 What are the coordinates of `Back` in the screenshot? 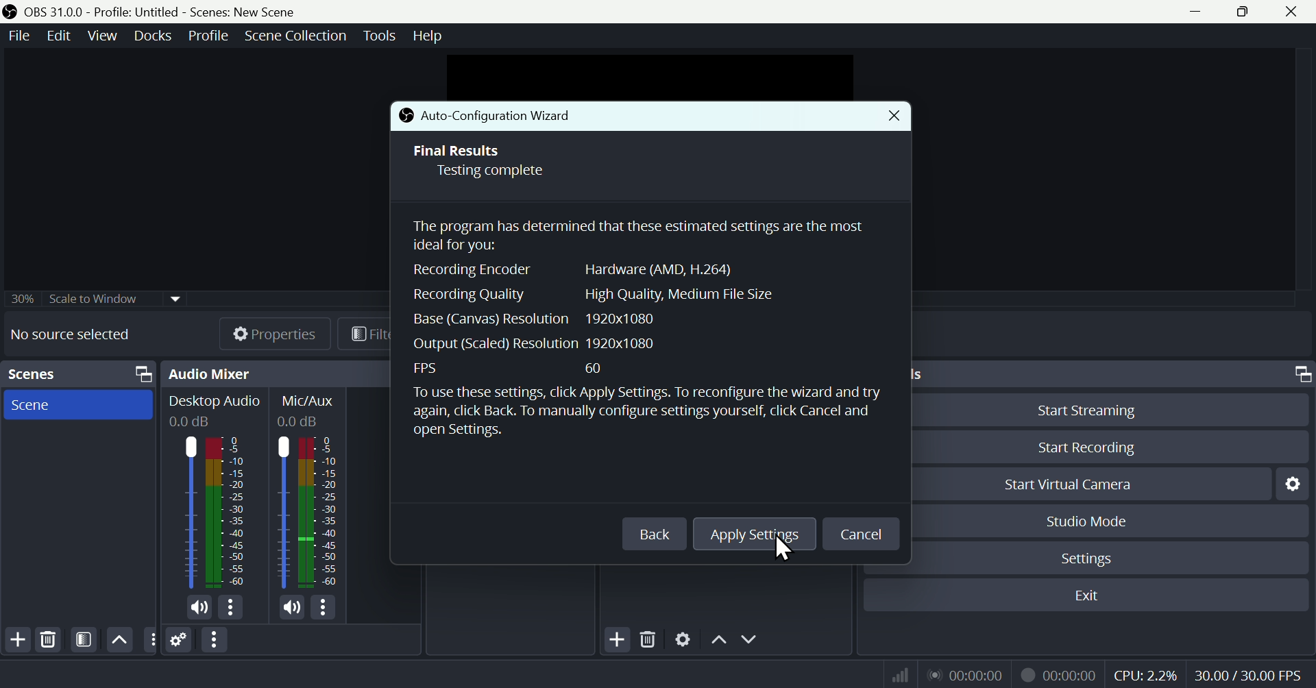 It's located at (654, 534).